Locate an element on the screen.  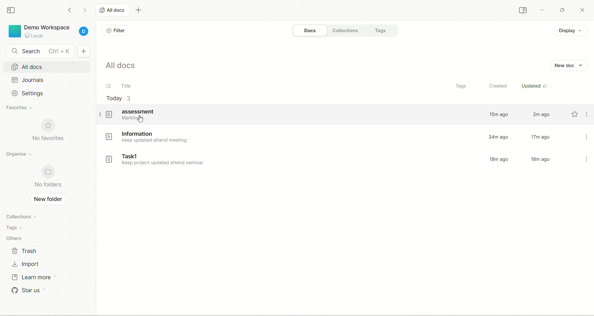
go back is located at coordinates (70, 11).